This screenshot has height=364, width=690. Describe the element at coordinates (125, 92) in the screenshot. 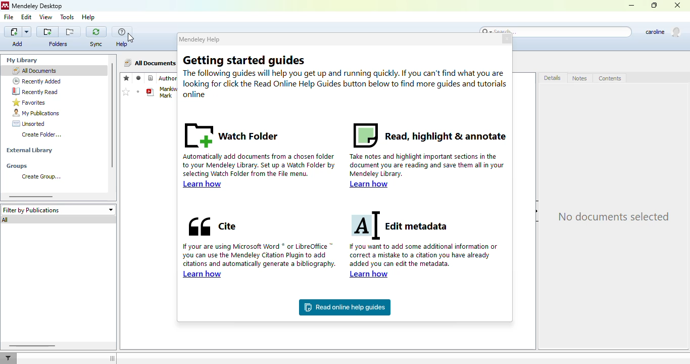

I see `mark as favorites` at that location.